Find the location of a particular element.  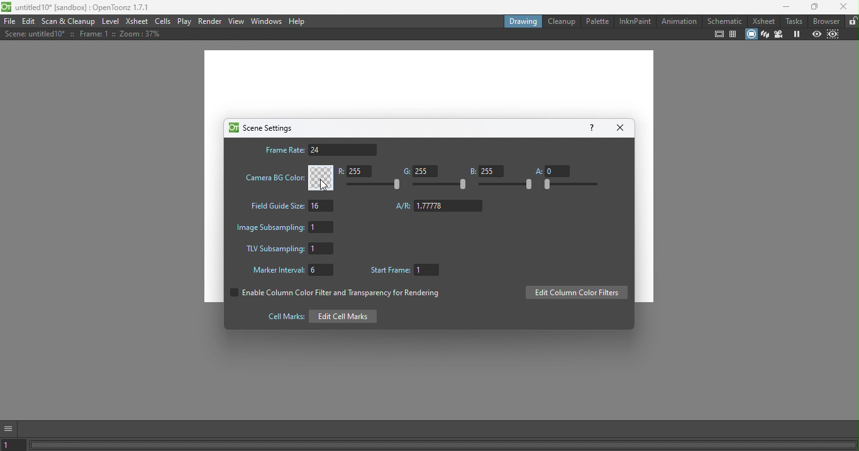

TLV Subsampling is located at coordinates (289, 249).